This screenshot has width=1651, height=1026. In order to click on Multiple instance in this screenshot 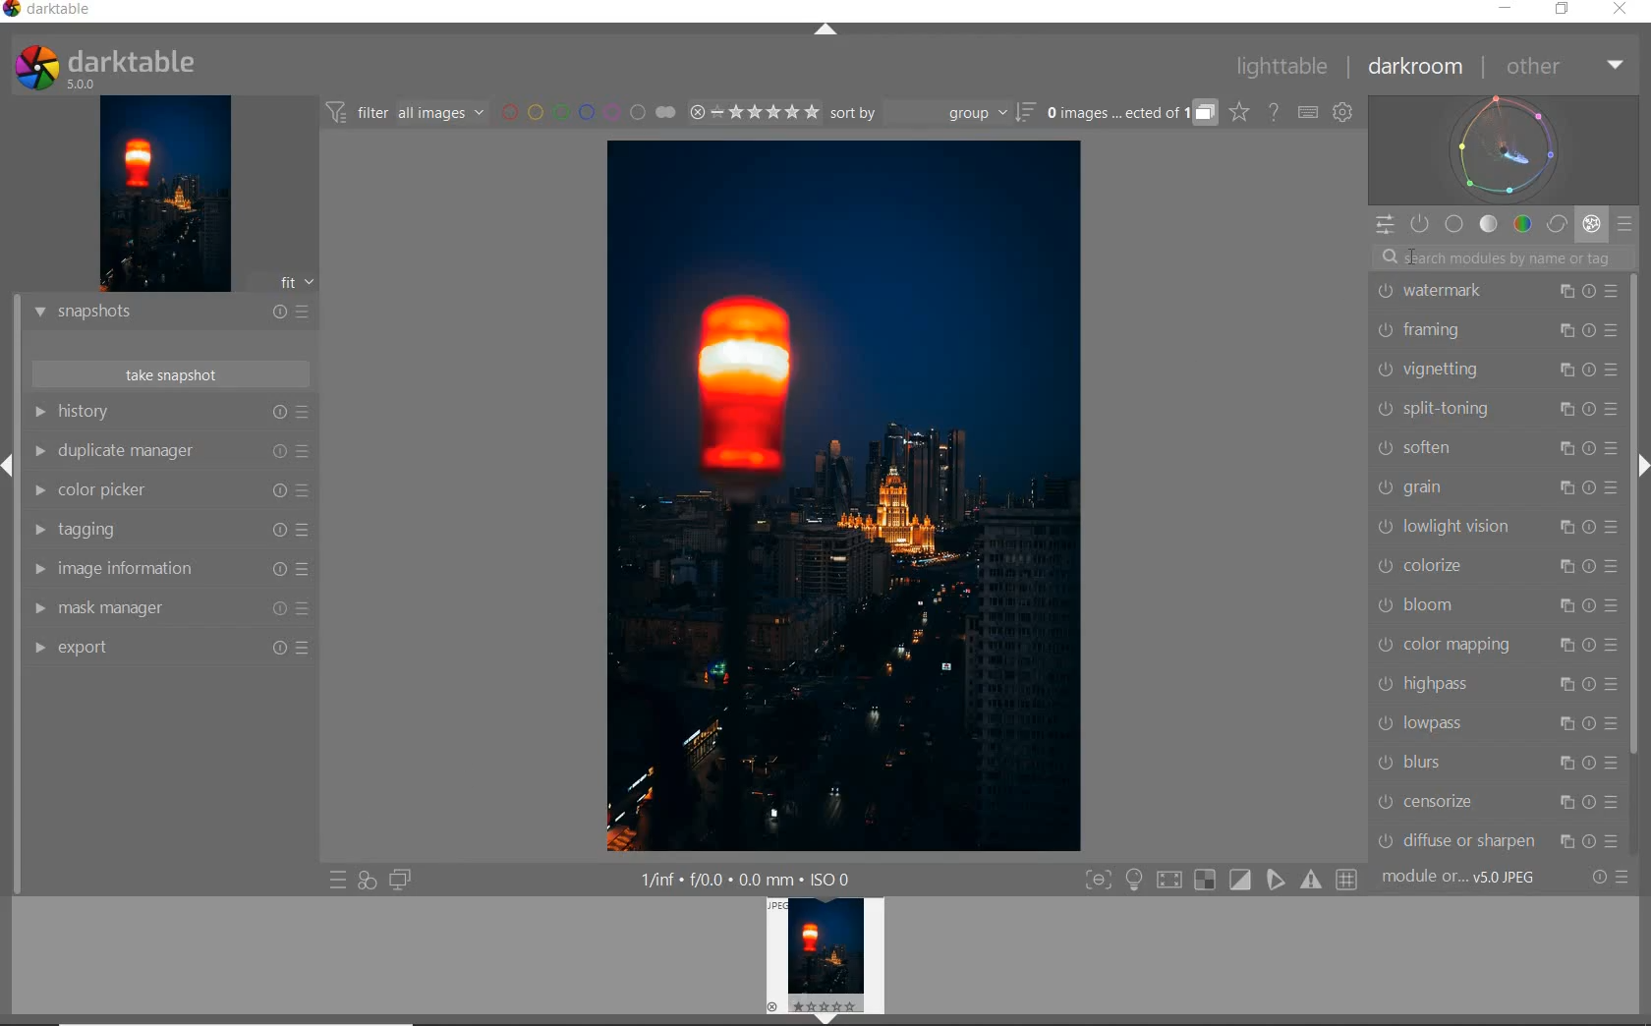, I will do `click(1558, 683)`.